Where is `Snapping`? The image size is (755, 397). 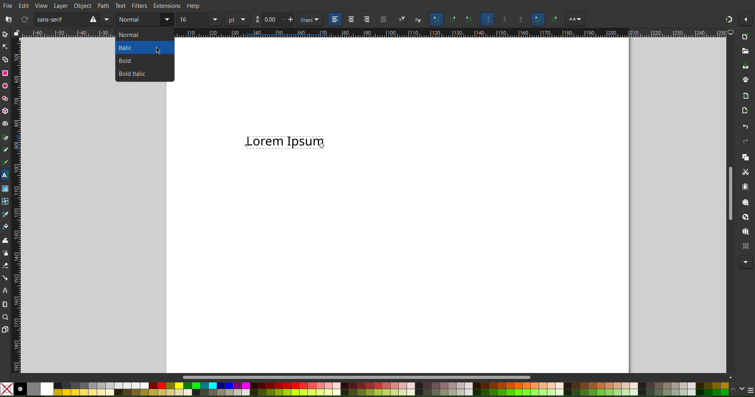 Snapping is located at coordinates (728, 19).